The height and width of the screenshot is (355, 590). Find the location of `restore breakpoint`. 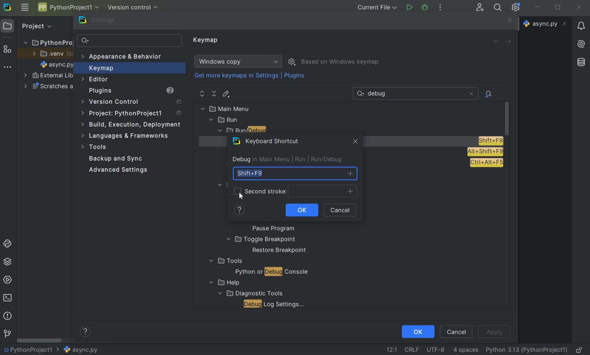

restore breakpoint is located at coordinates (280, 251).